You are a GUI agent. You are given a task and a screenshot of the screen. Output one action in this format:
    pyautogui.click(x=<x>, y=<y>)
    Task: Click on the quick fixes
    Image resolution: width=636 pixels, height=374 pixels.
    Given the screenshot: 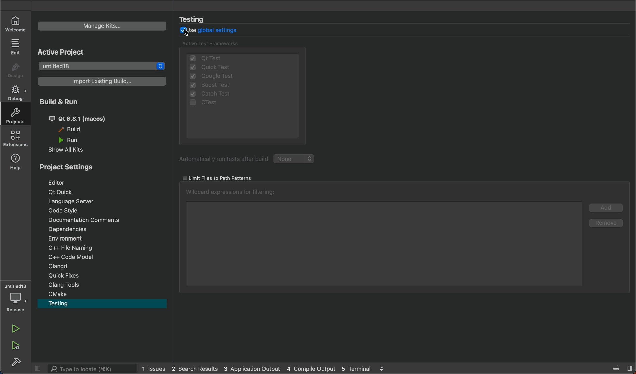 What is the action you would take?
    pyautogui.click(x=103, y=275)
    